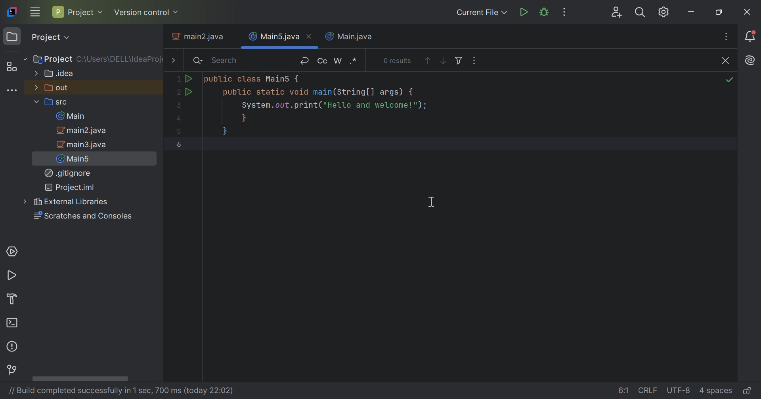 This screenshot has height=399, width=761. I want to click on Scratches and Consoles, so click(82, 217).